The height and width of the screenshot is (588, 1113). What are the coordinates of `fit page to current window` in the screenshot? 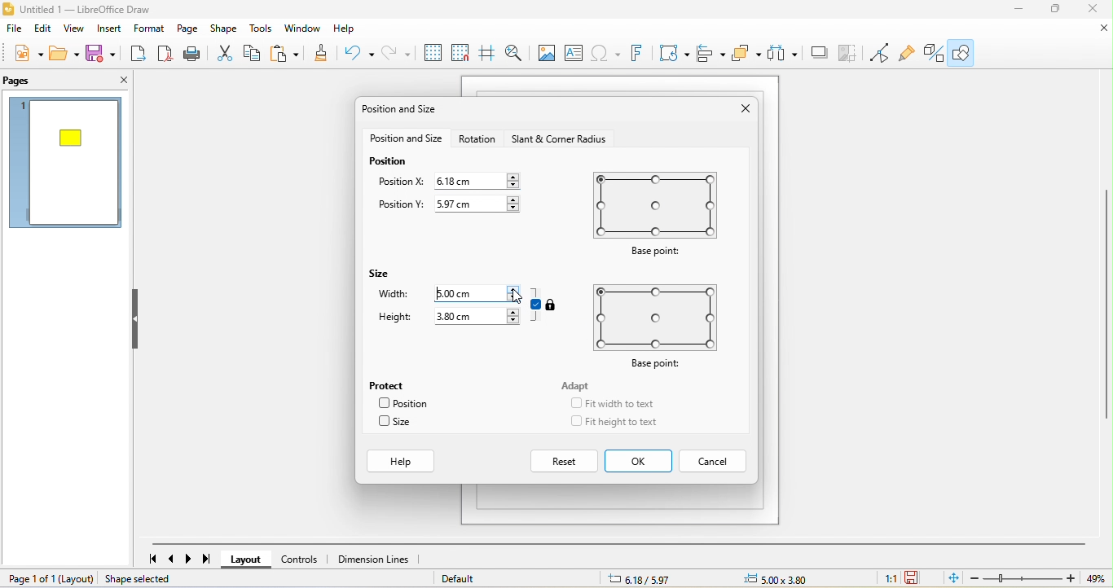 It's located at (952, 578).